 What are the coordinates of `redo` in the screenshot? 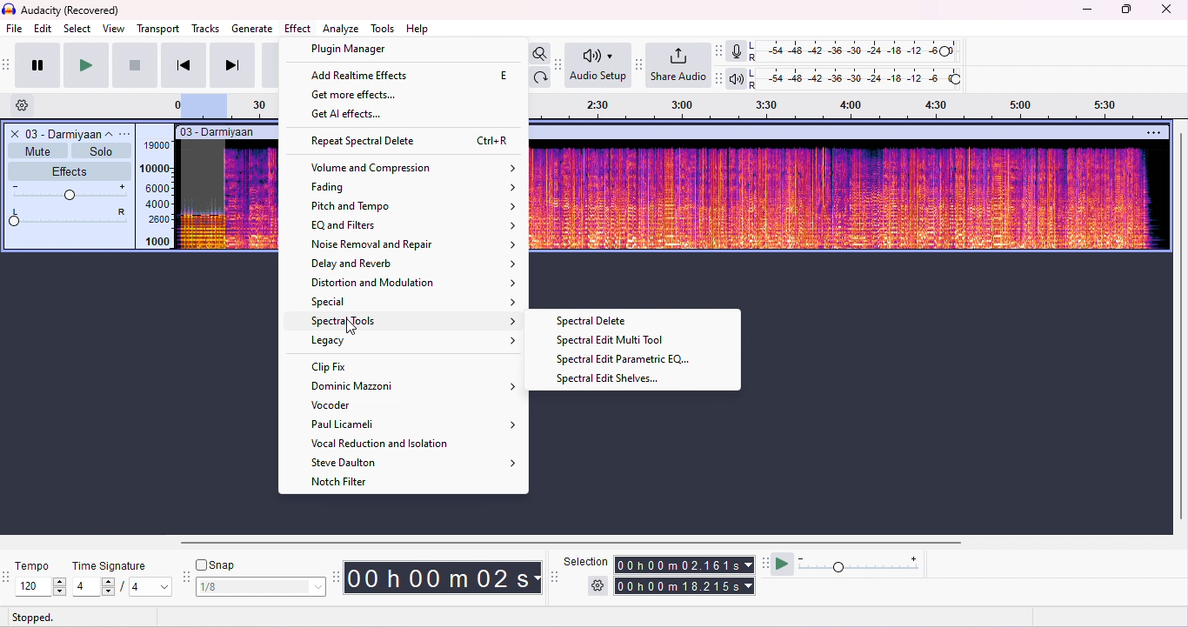 It's located at (542, 77).